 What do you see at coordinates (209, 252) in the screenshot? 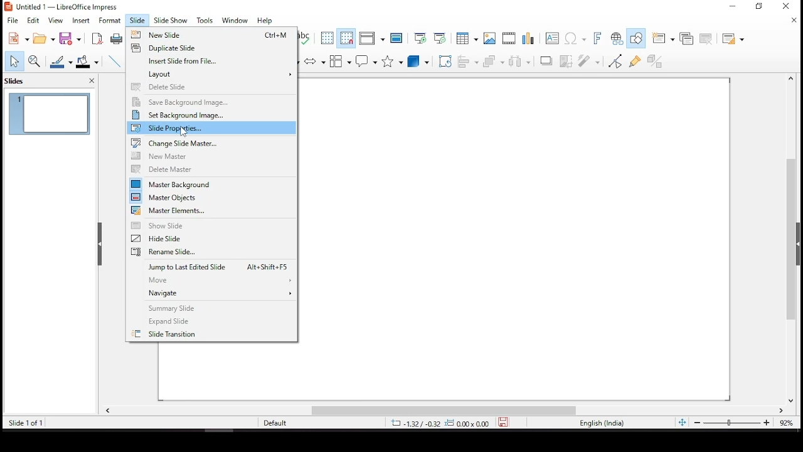
I see `rename slide` at bounding box center [209, 252].